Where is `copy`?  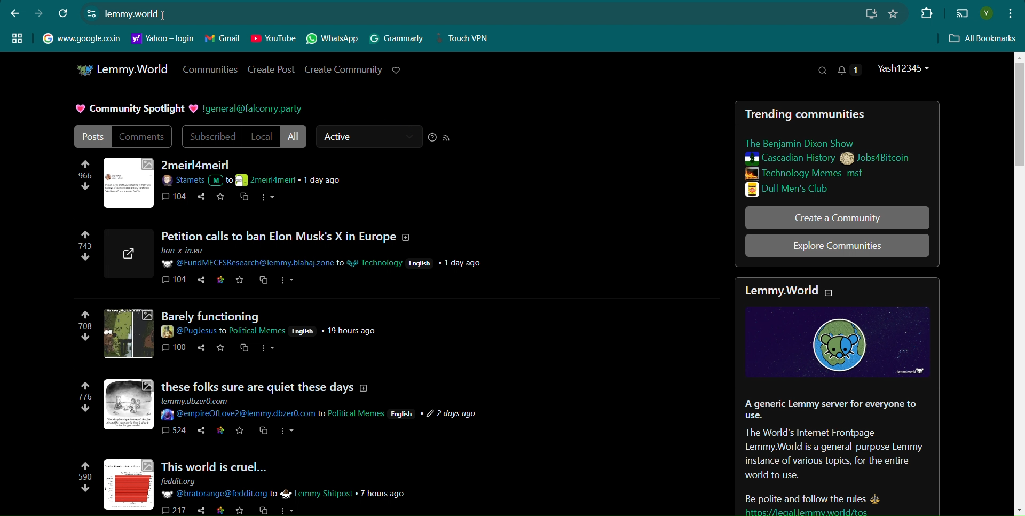
copy is located at coordinates (261, 511).